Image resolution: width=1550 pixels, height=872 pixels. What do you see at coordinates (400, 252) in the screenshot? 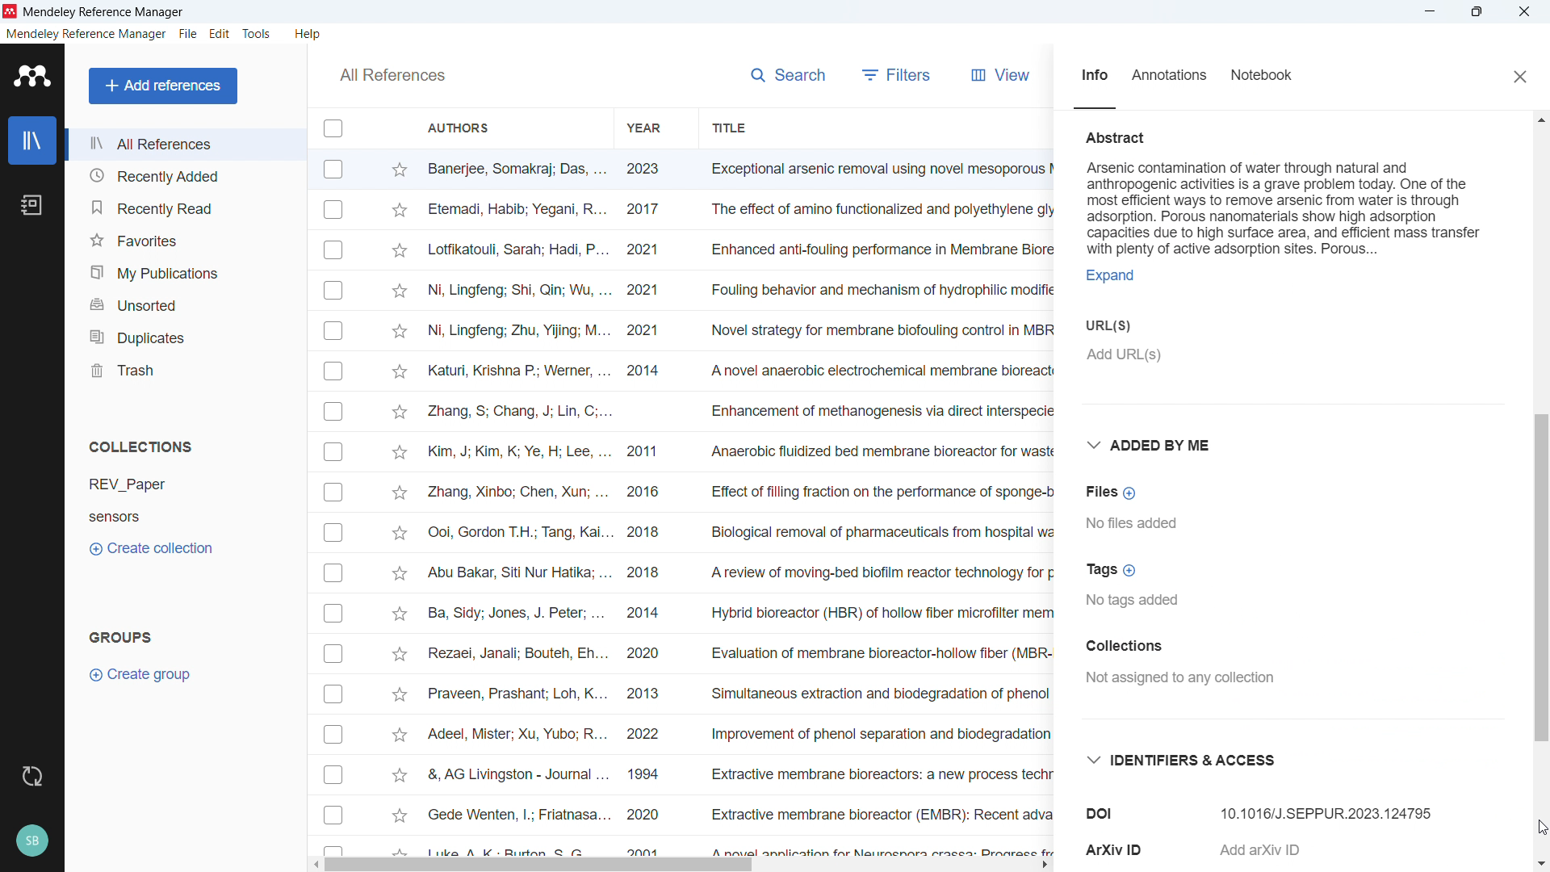
I see `click to starmark individual entries` at bounding box center [400, 252].